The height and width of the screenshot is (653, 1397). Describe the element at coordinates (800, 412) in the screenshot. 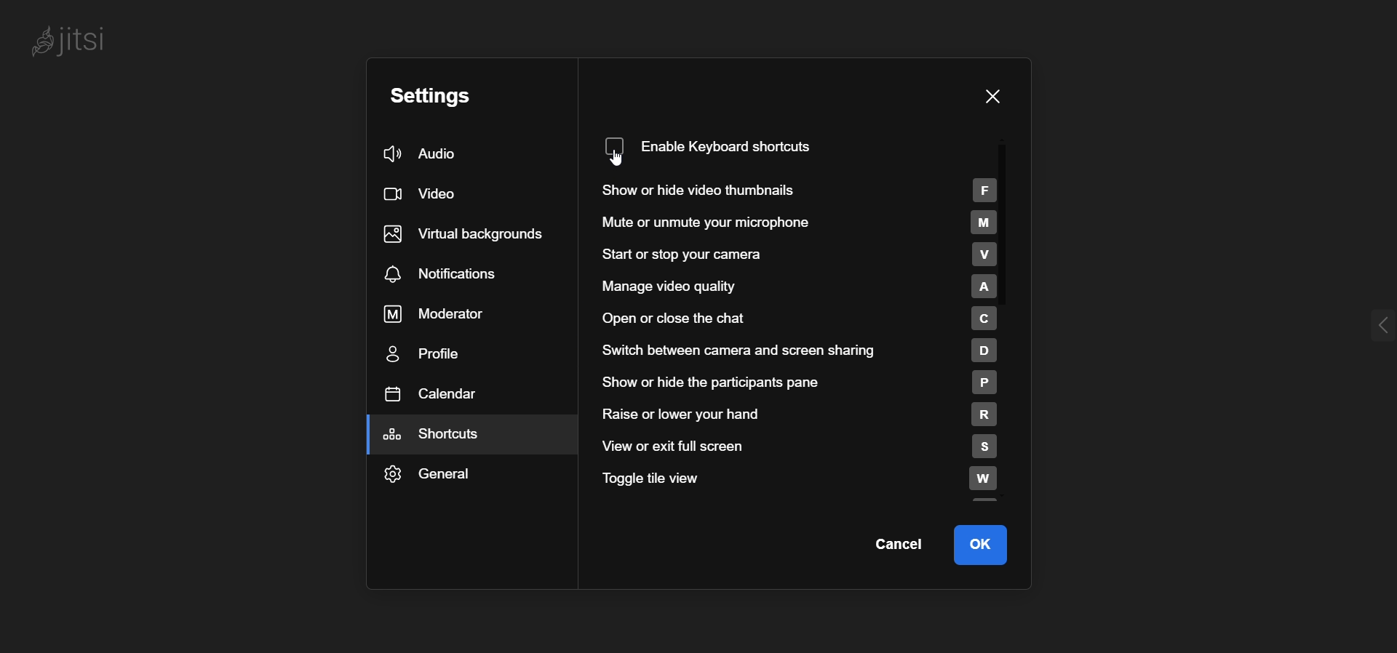

I see `raise or lower hand` at that location.